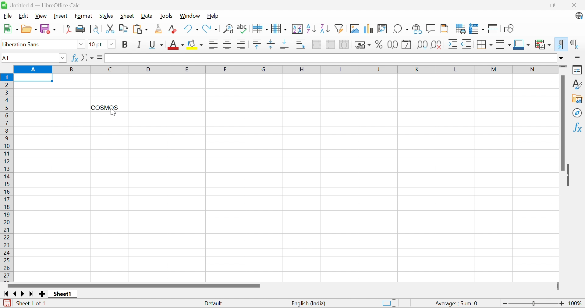  I want to click on Add Decimal Place, so click(423, 45).